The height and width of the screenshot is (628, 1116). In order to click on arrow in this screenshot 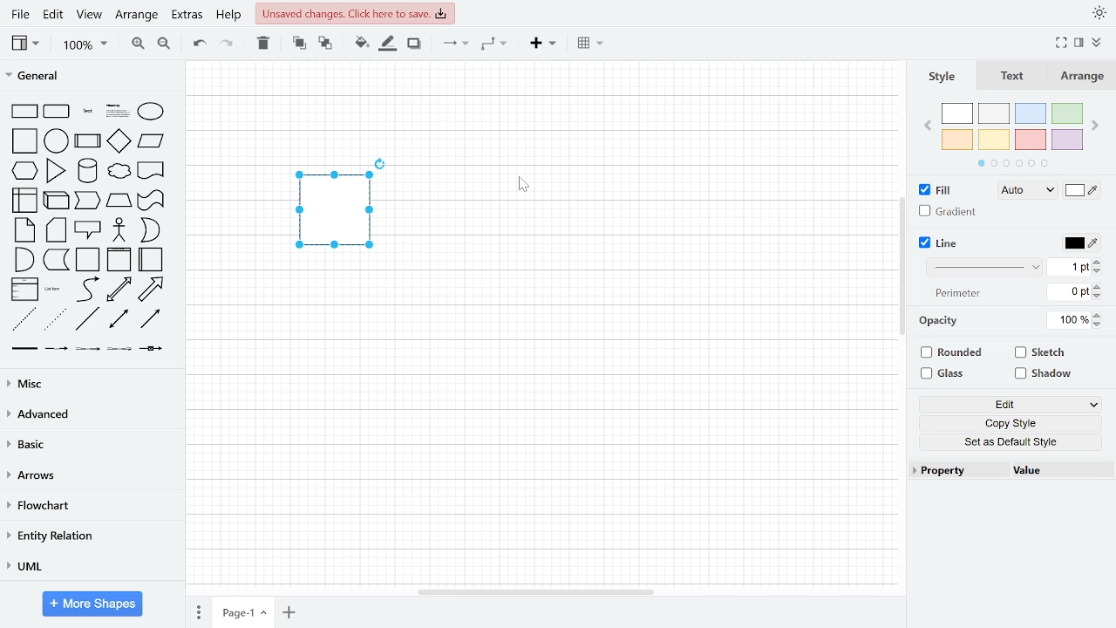, I will do `click(152, 288)`.